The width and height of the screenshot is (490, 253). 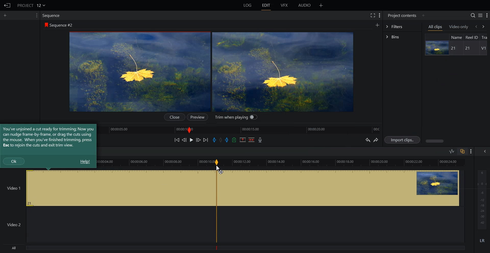 I want to click on You've unjoined a cut ready for trimming; Now you
can nudge frame-by-frame, or drag the cuts using
the mouse. When you've finished trimming, press
Esc to rejoin the cuts and exit trim view., so click(x=48, y=137).